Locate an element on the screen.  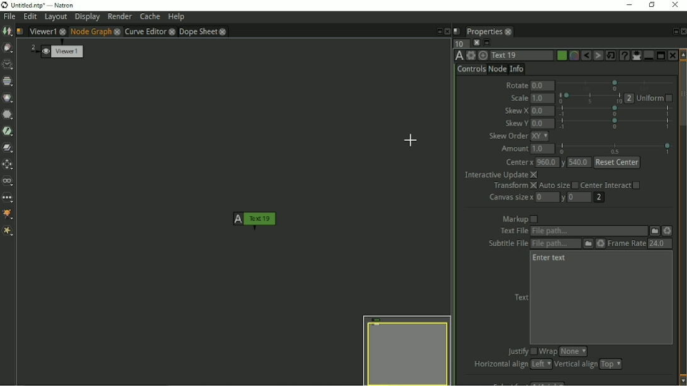
Node Graph is located at coordinates (91, 31).